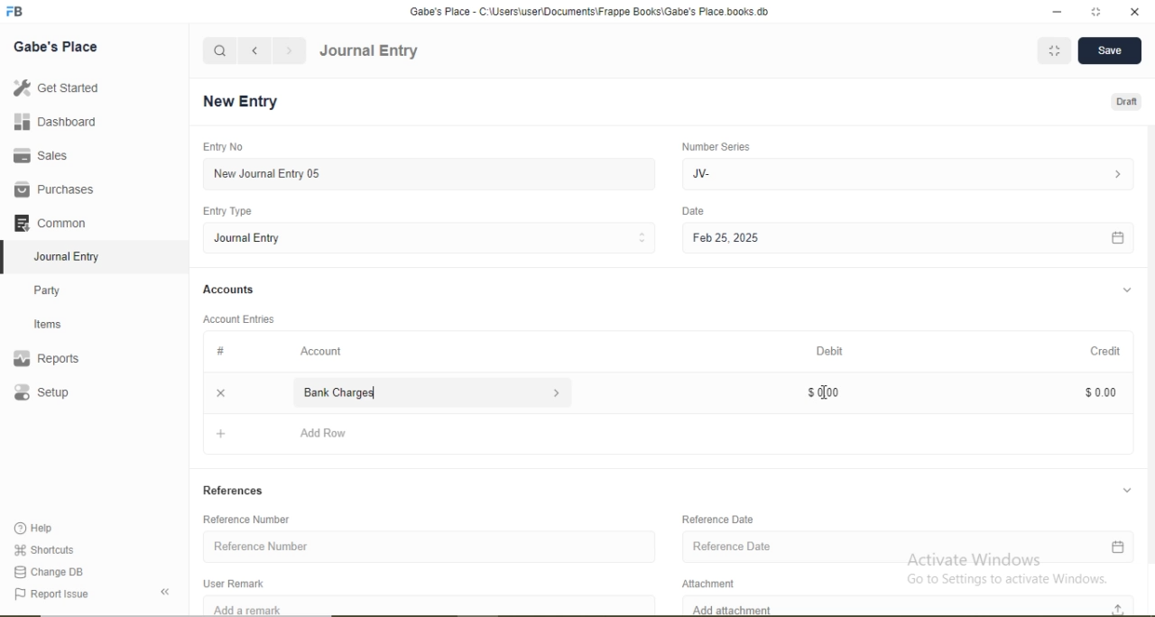  Describe the element at coordinates (430, 392) in the screenshot. I see `Bank Charges` at that location.